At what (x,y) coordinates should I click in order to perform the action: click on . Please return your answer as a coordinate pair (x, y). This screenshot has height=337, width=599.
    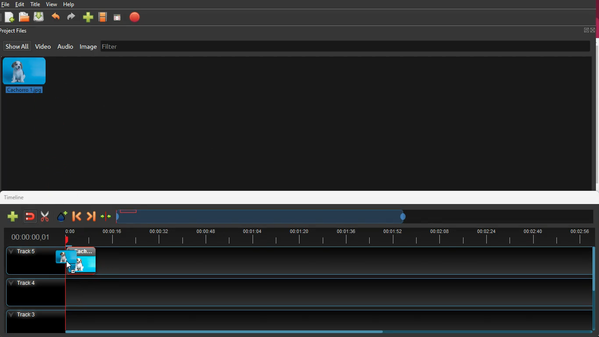
    Looking at the image, I should click on (29, 261).